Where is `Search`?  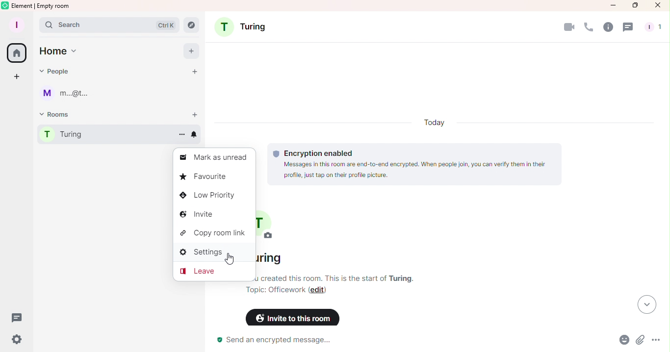 Search is located at coordinates (109, 25).